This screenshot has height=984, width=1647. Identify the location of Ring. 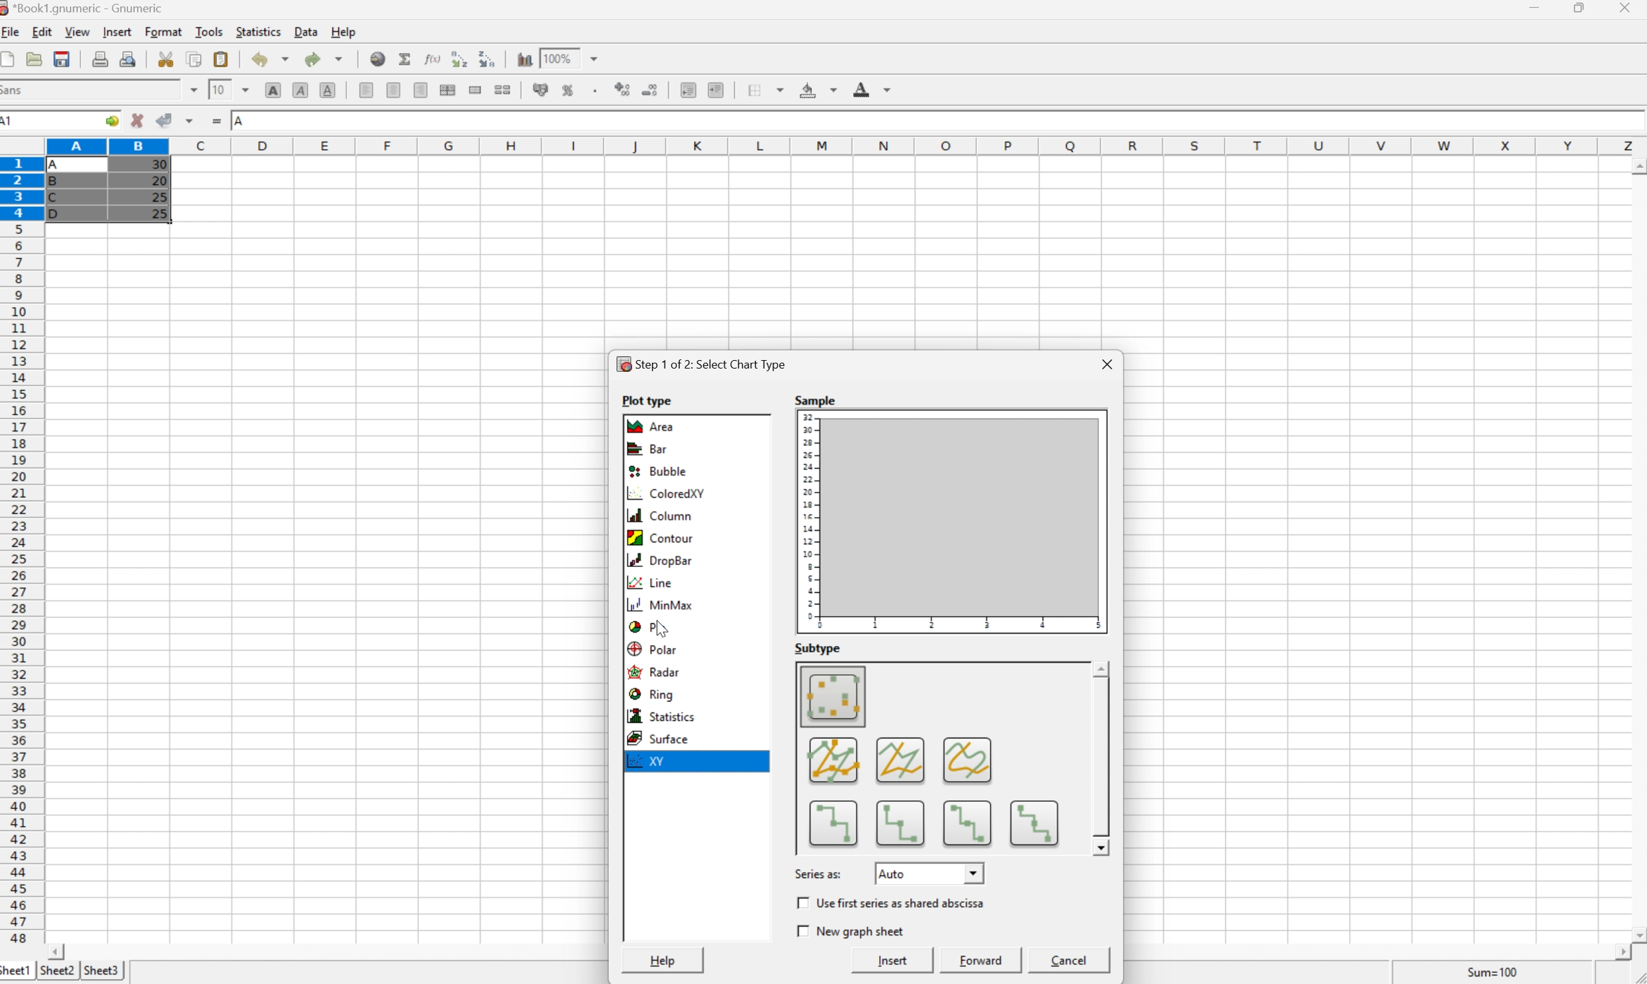
(651, 693).